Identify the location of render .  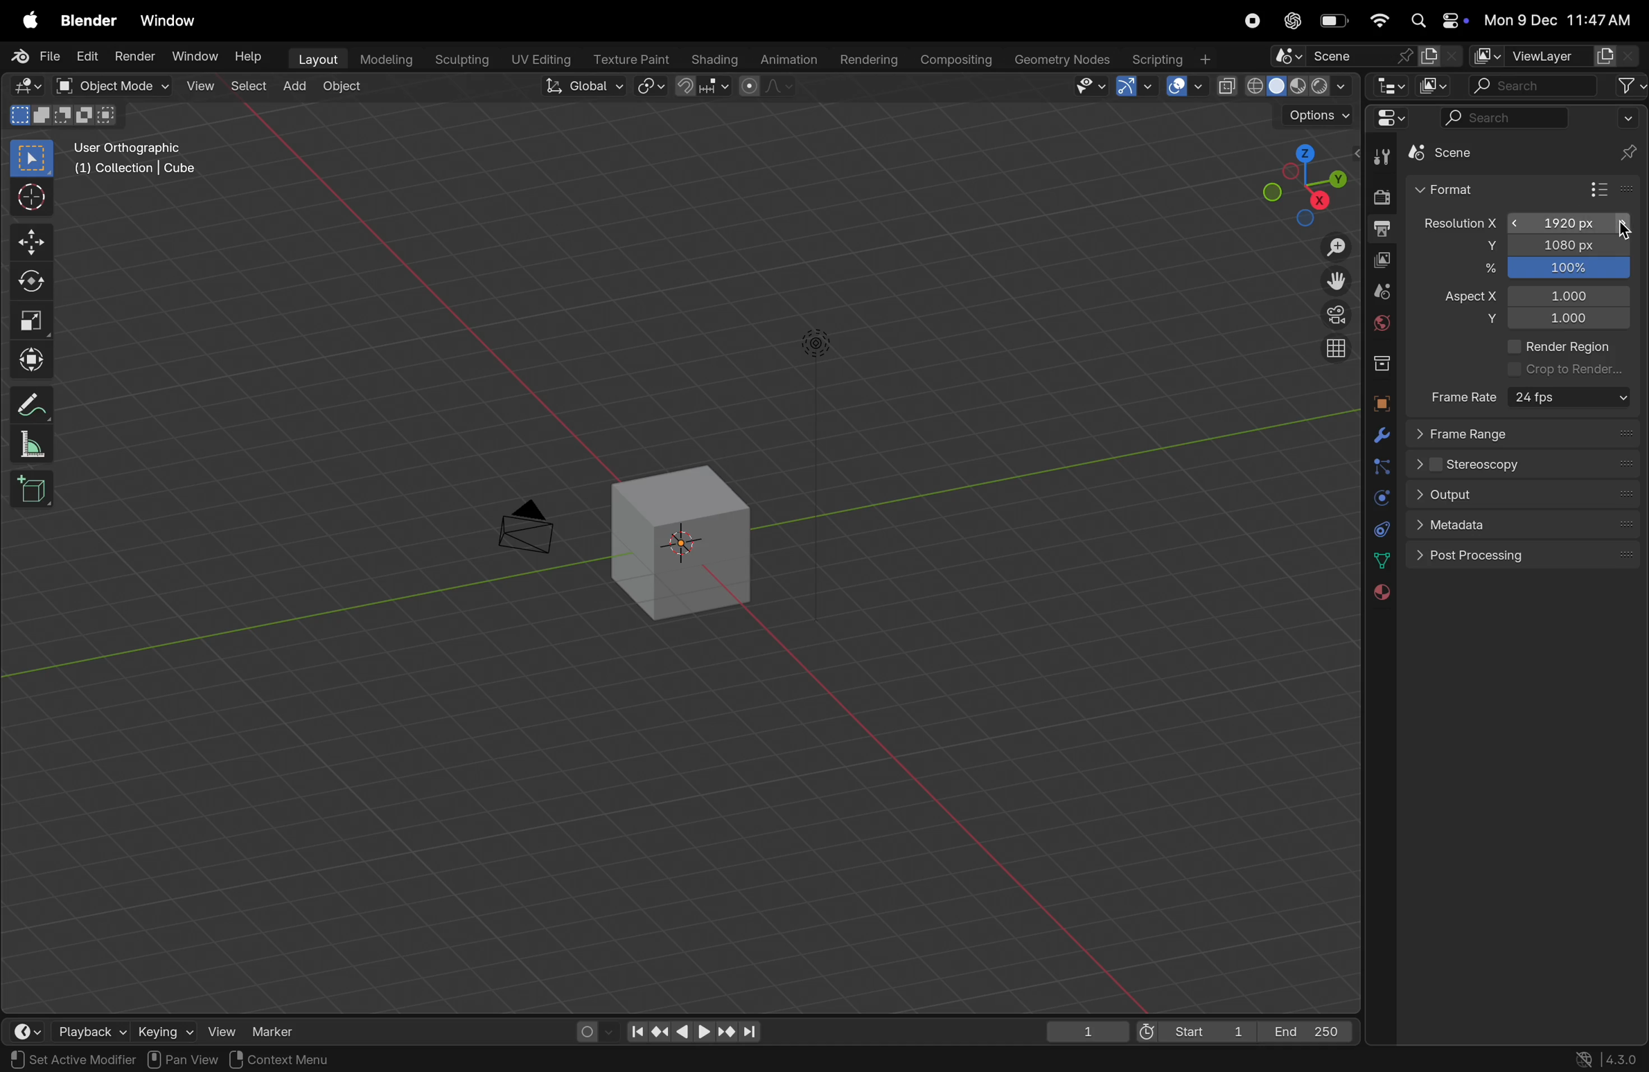
(1382, 197).